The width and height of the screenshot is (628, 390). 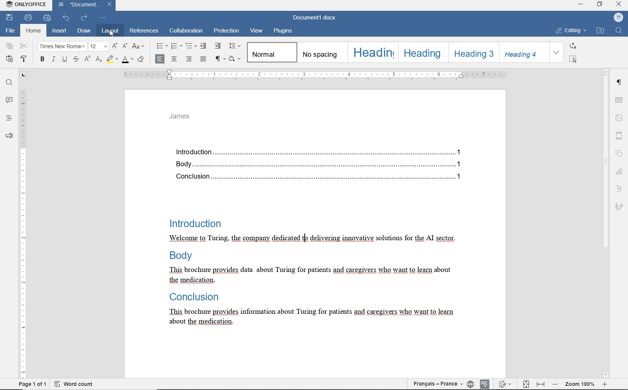 I want to click on restore down, so click(x=600, y=5).